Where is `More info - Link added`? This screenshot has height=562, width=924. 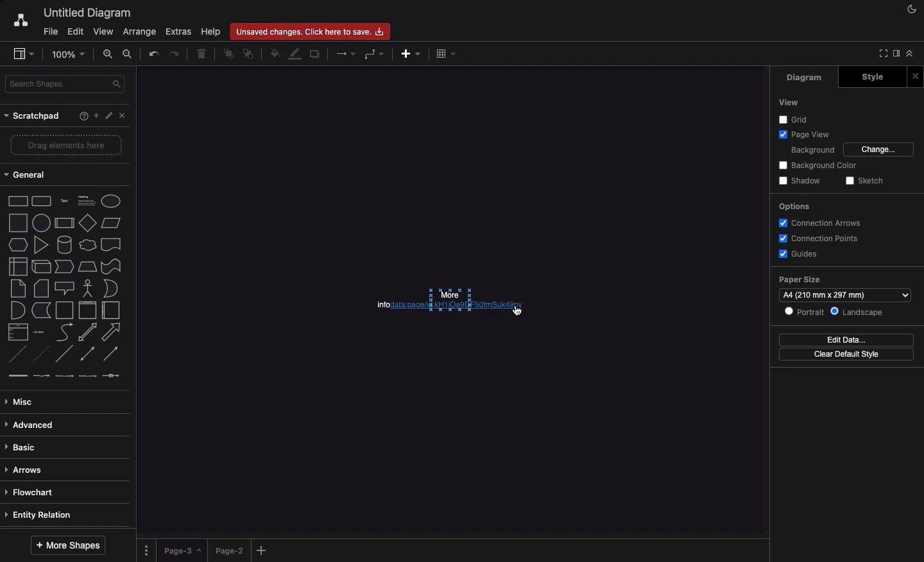 More info - Link added is located at coordinates (436, 300).